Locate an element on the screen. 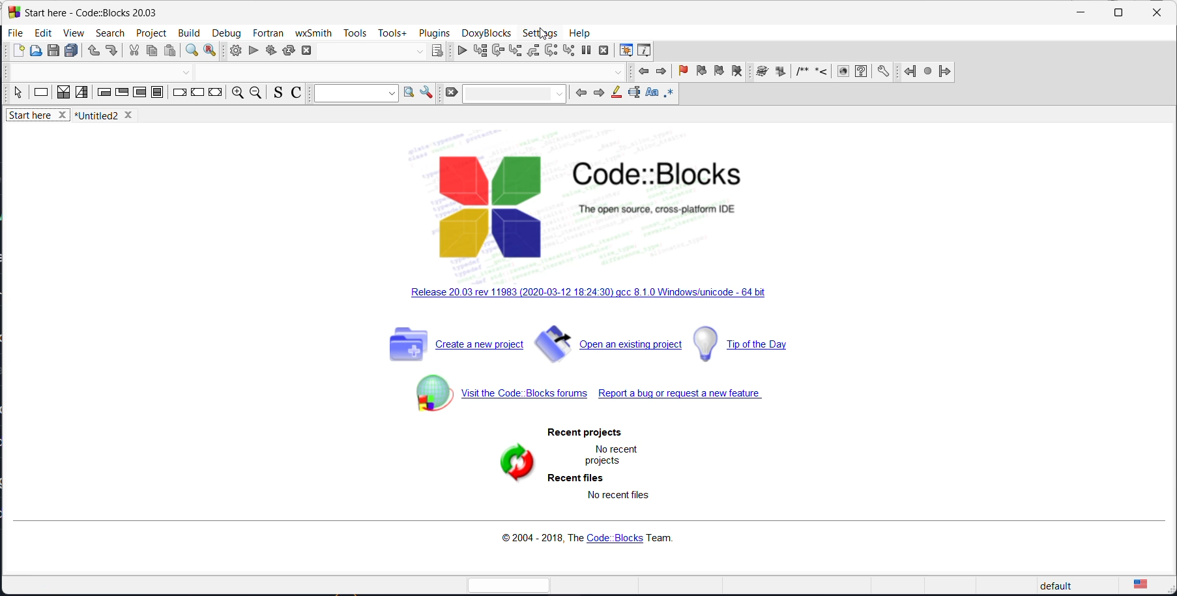 The height and width of the screenshot is (596, 1177). target dialog is located at coordinates (437, 51).